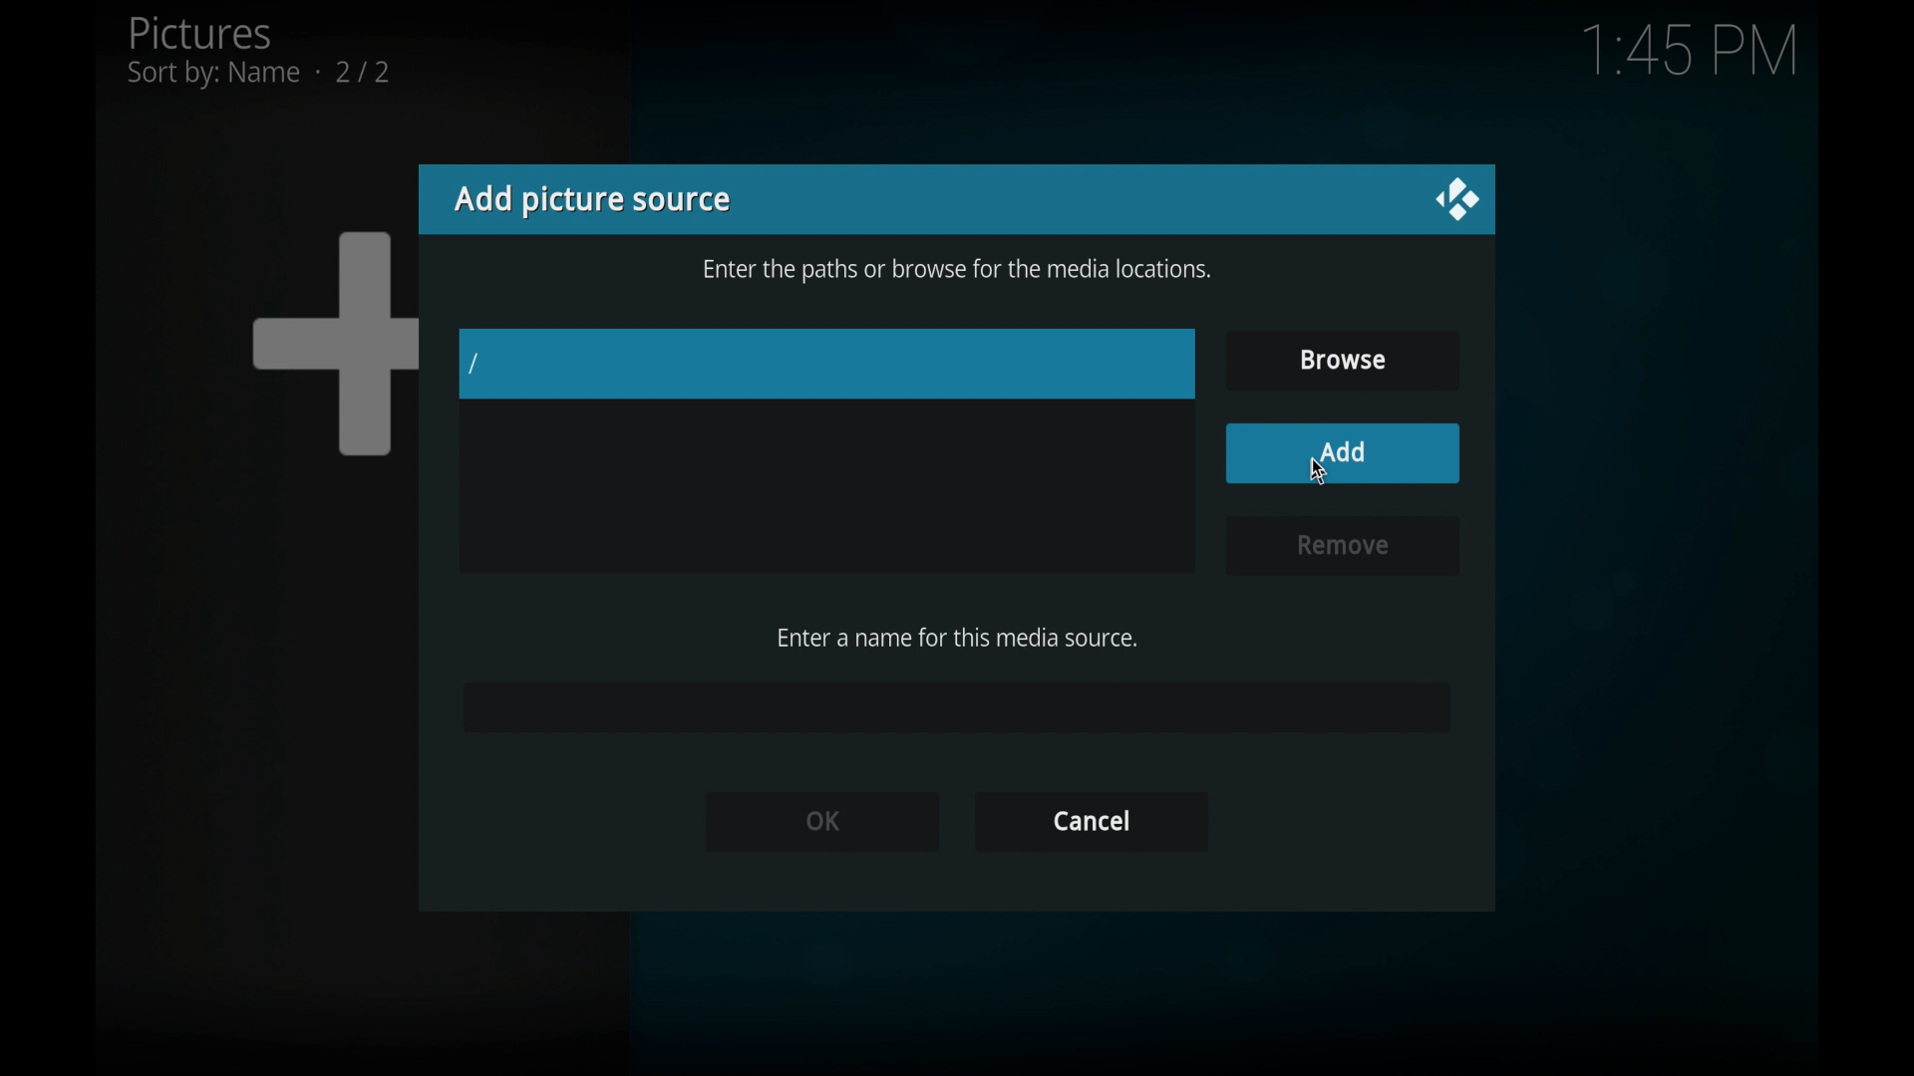 This screenshot has width=1914, height=1076. What do you see at coordinates (957, 272) in the screenshot?
I see `info` at bounding box center [957, 272].